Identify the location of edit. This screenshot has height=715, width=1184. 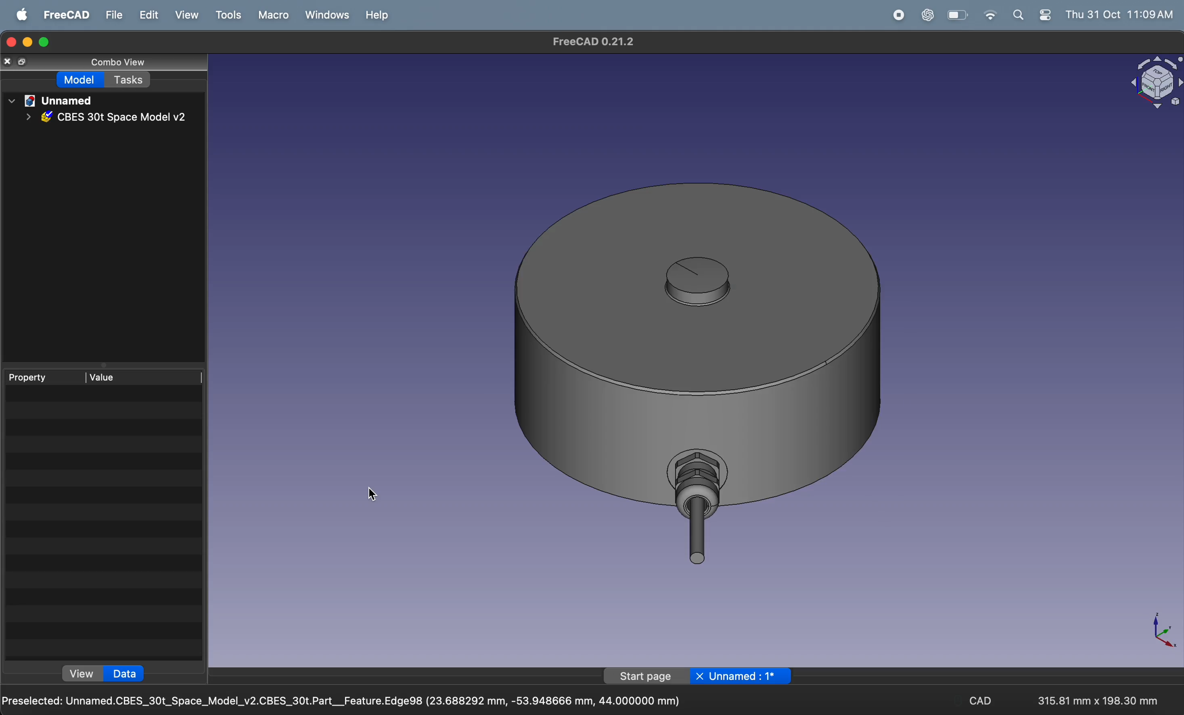
(148, 15).